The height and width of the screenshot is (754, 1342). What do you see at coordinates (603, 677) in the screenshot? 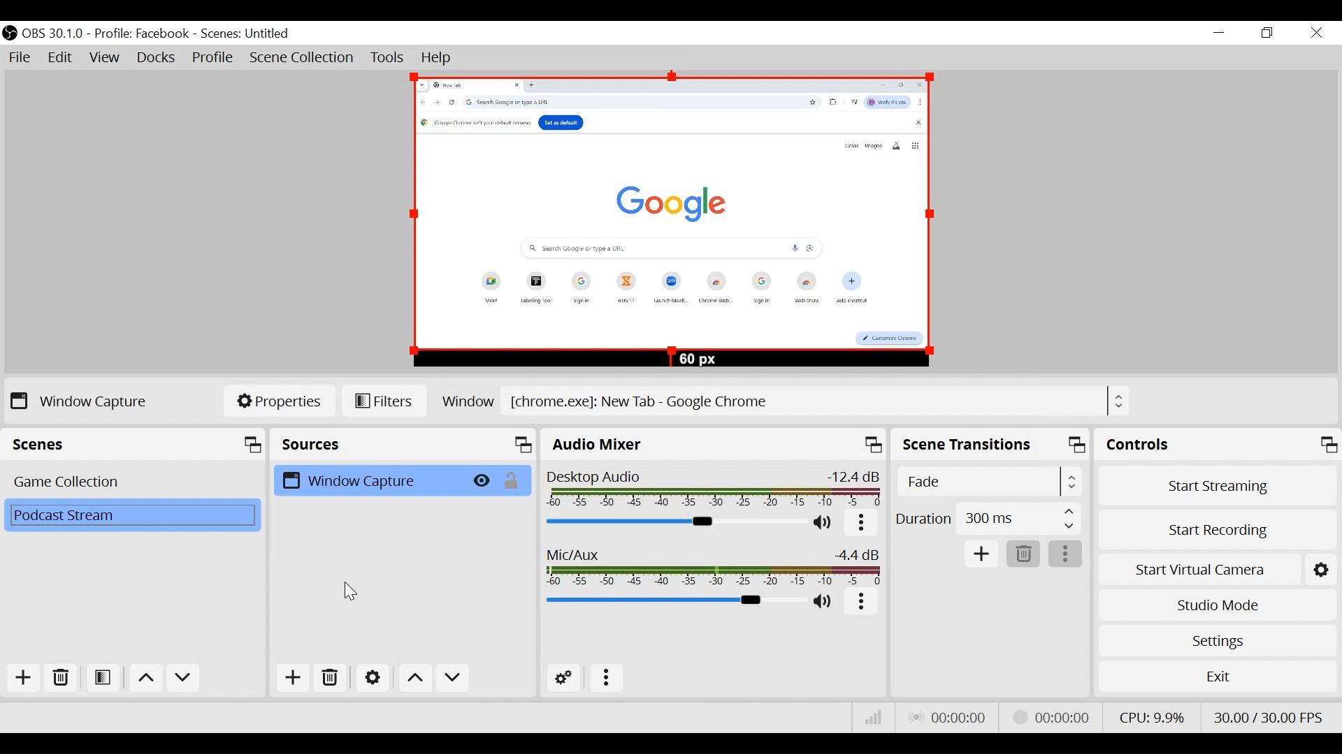
I see `More Options` at bounding box center [603, 677].